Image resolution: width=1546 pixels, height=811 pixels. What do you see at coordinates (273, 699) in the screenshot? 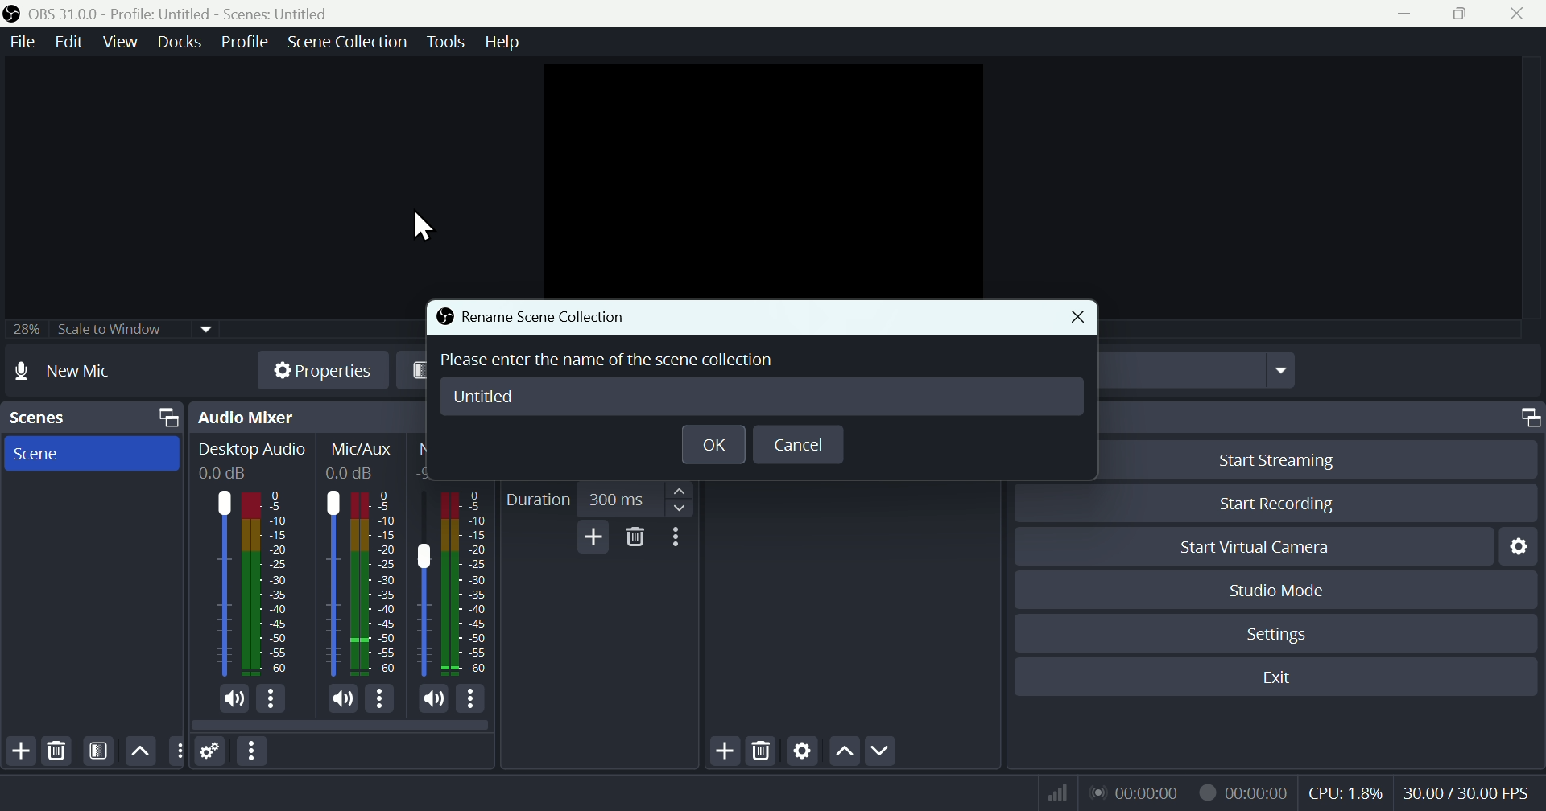
I see `More Options` at bounding box center [273, 699].